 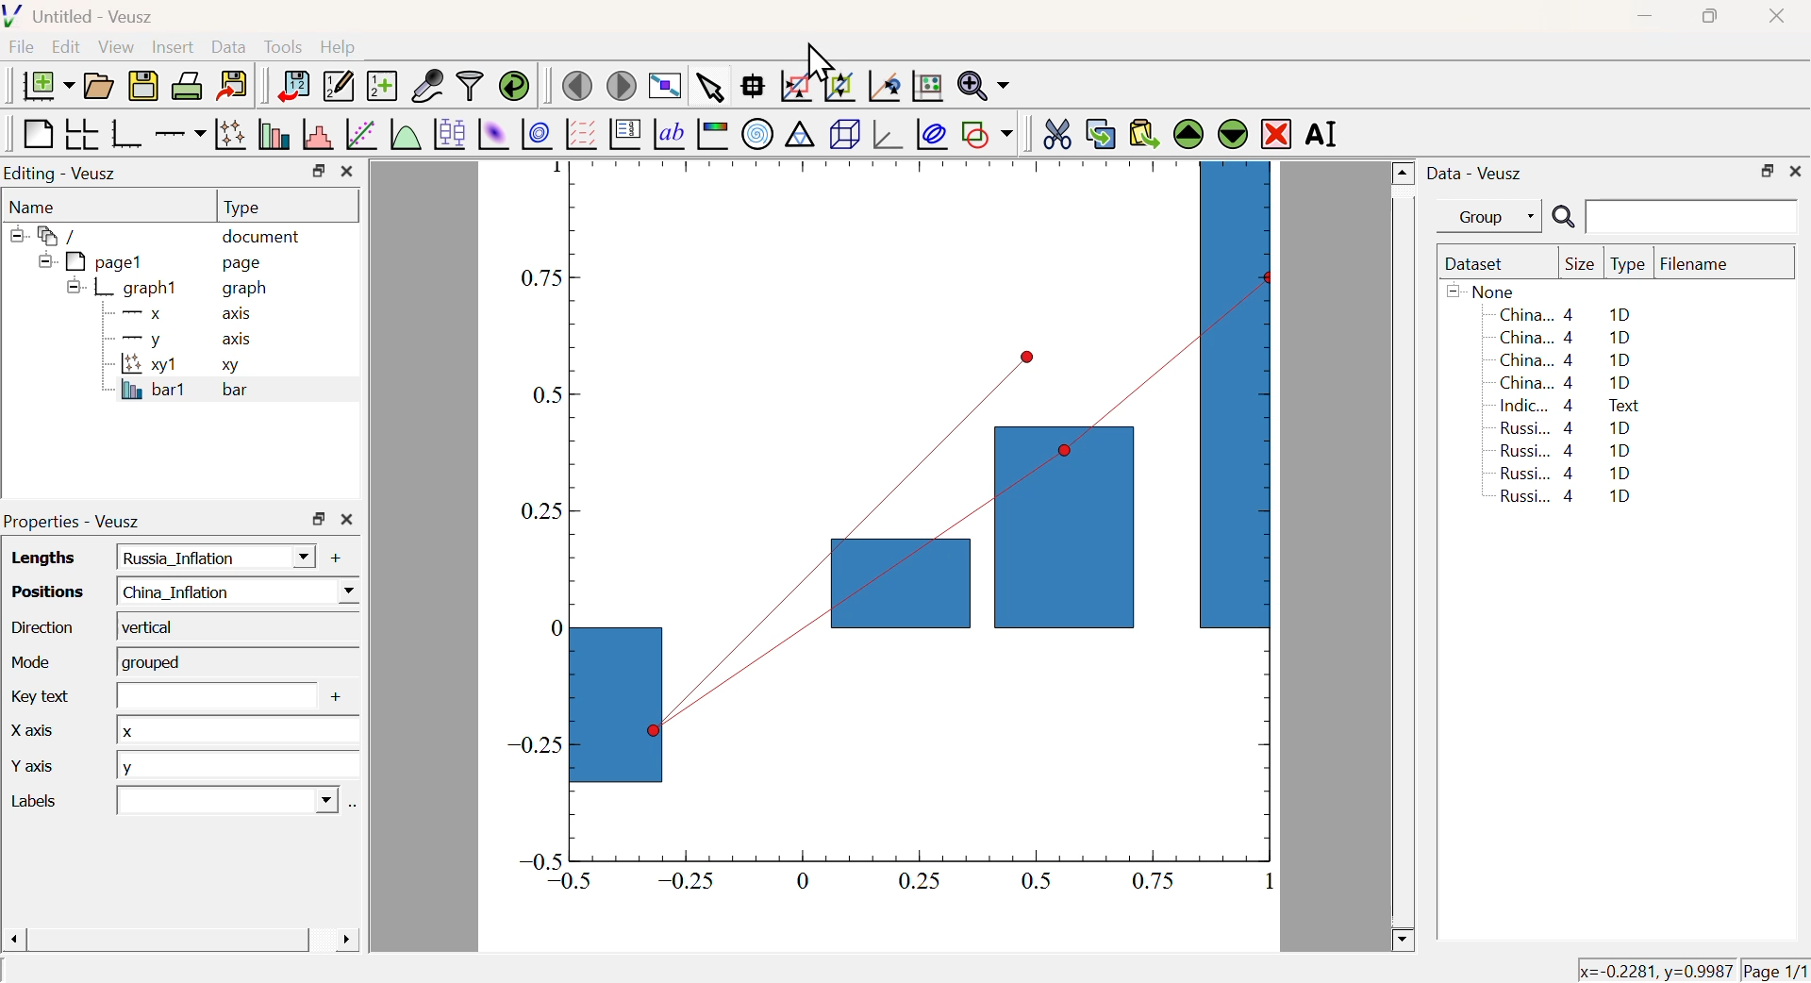 What do you see at coordinates (889, 136) in the screenshot?
I see `3D graph` at bounding box center [889, 136].